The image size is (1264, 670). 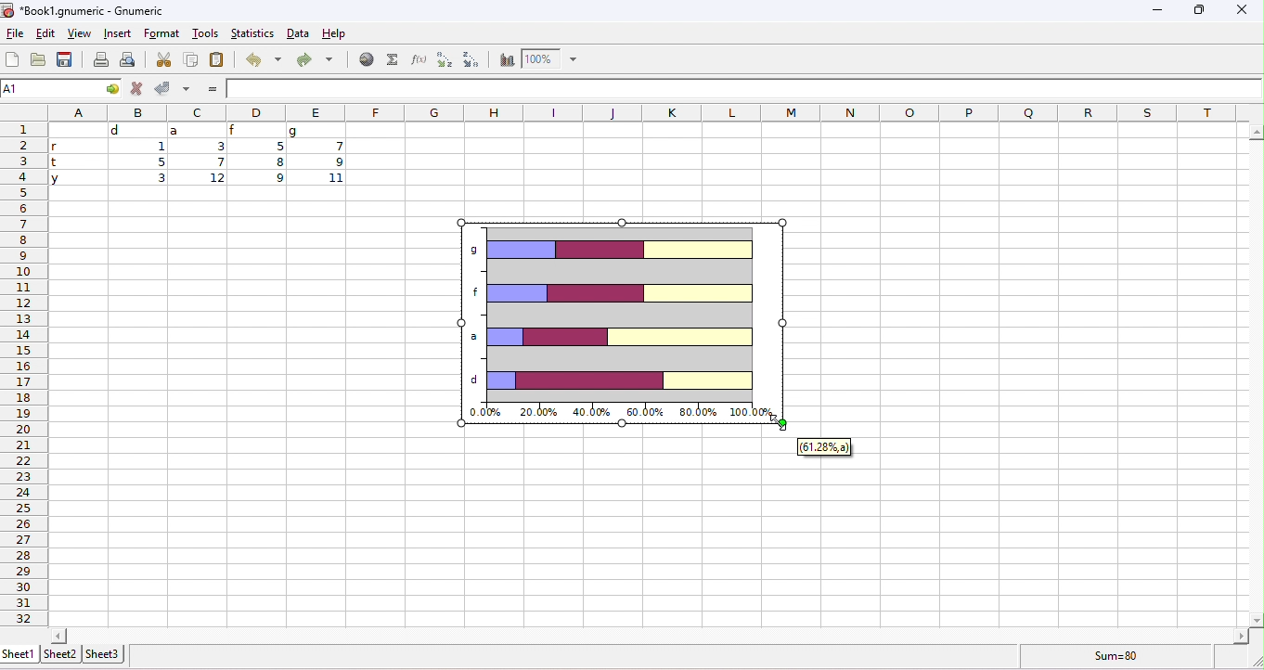 I want to click on column headings, so click(x=643, y=112).